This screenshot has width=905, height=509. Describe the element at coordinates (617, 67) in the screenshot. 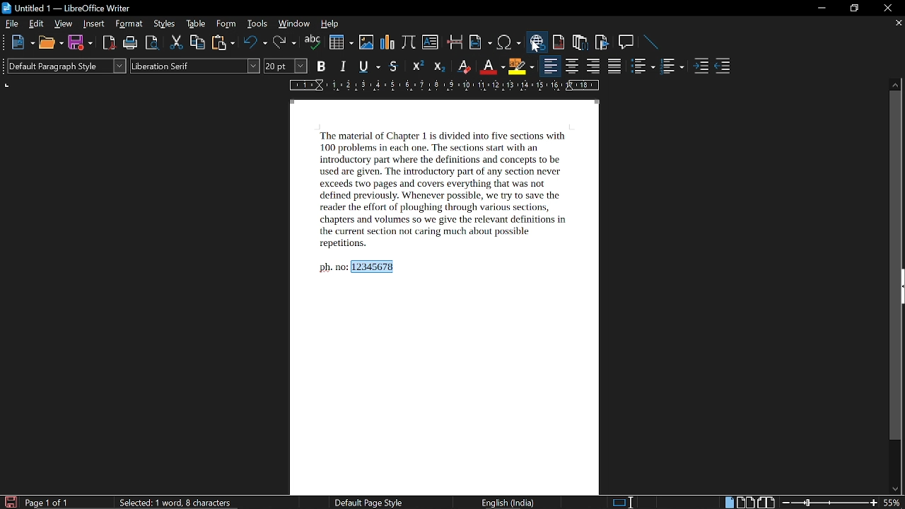

I see `justified` at that location.